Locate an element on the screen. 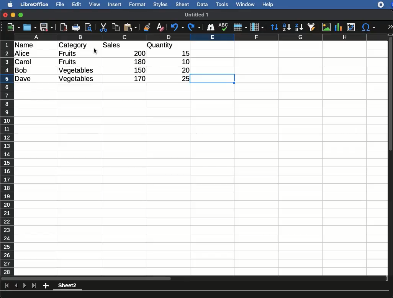 The width and height of the screenshot is (393, 298). styles is located at coordinates (160, 5).